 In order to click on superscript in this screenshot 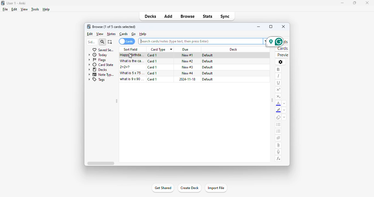, I will do `click(278, 90)`.